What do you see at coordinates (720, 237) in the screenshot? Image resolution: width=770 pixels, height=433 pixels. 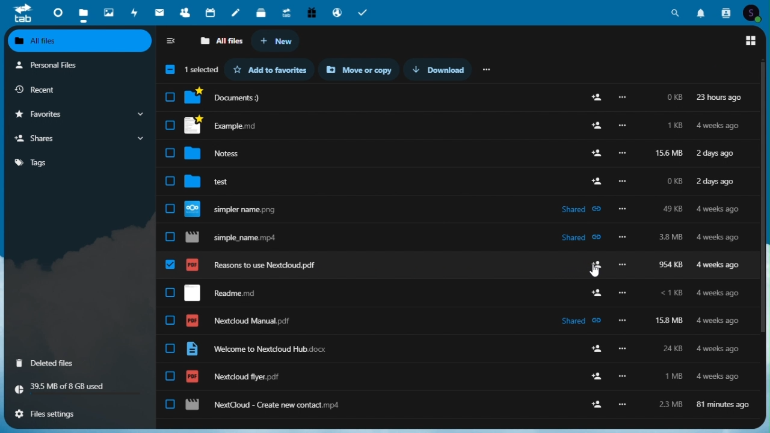 I see `4 weeks ago` at bounding box center [720, 237].